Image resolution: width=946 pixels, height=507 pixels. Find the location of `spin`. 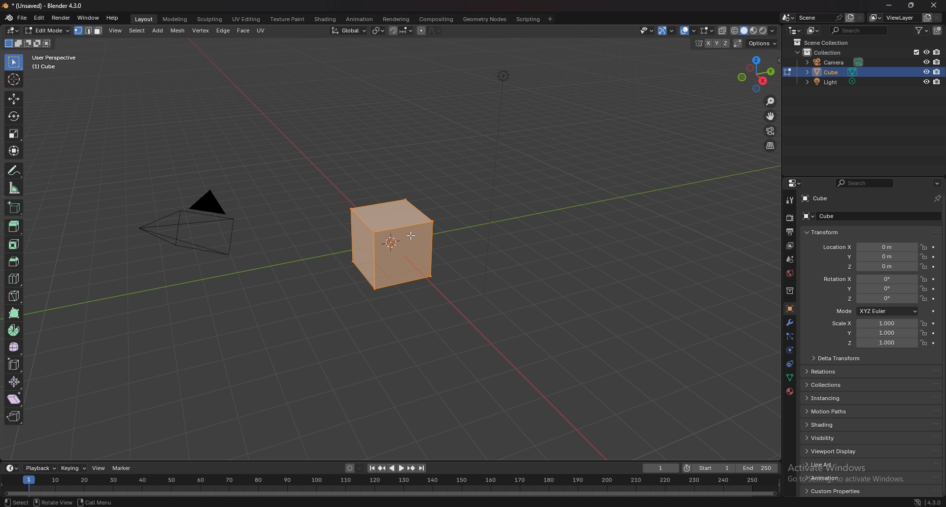

spin is located at coordinates (14, 330).